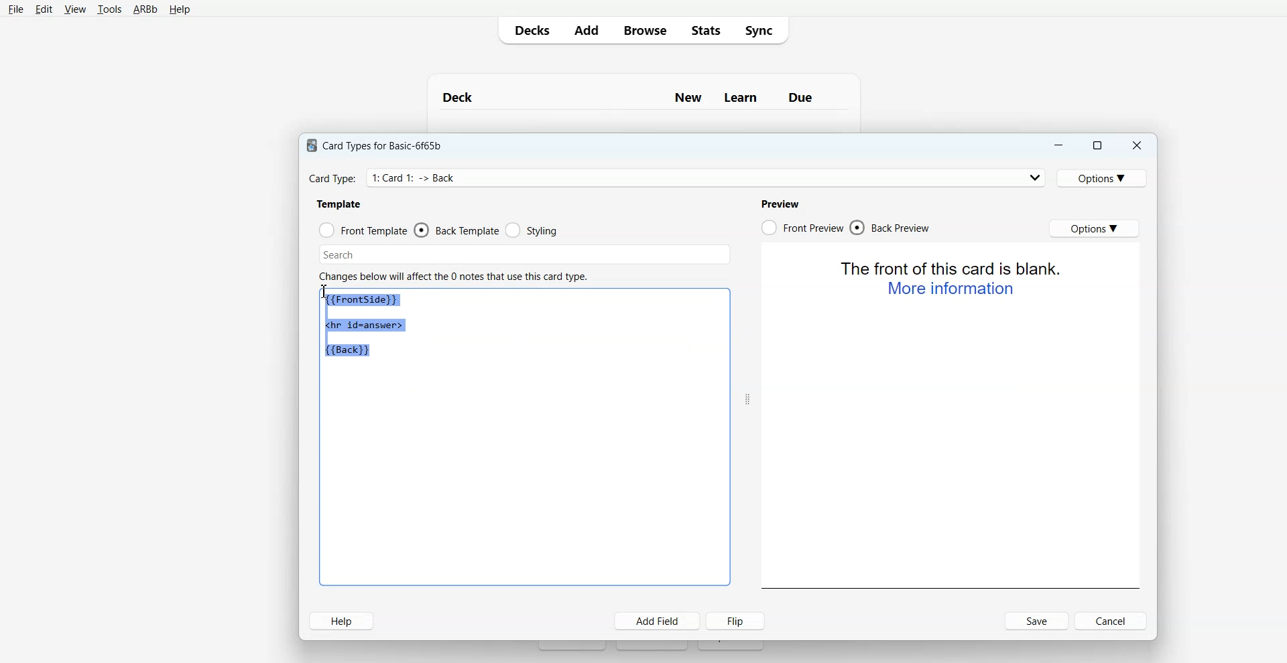 This screenshot has height=663, width=1287. I want to click on Minimize, so click(1059, 145).